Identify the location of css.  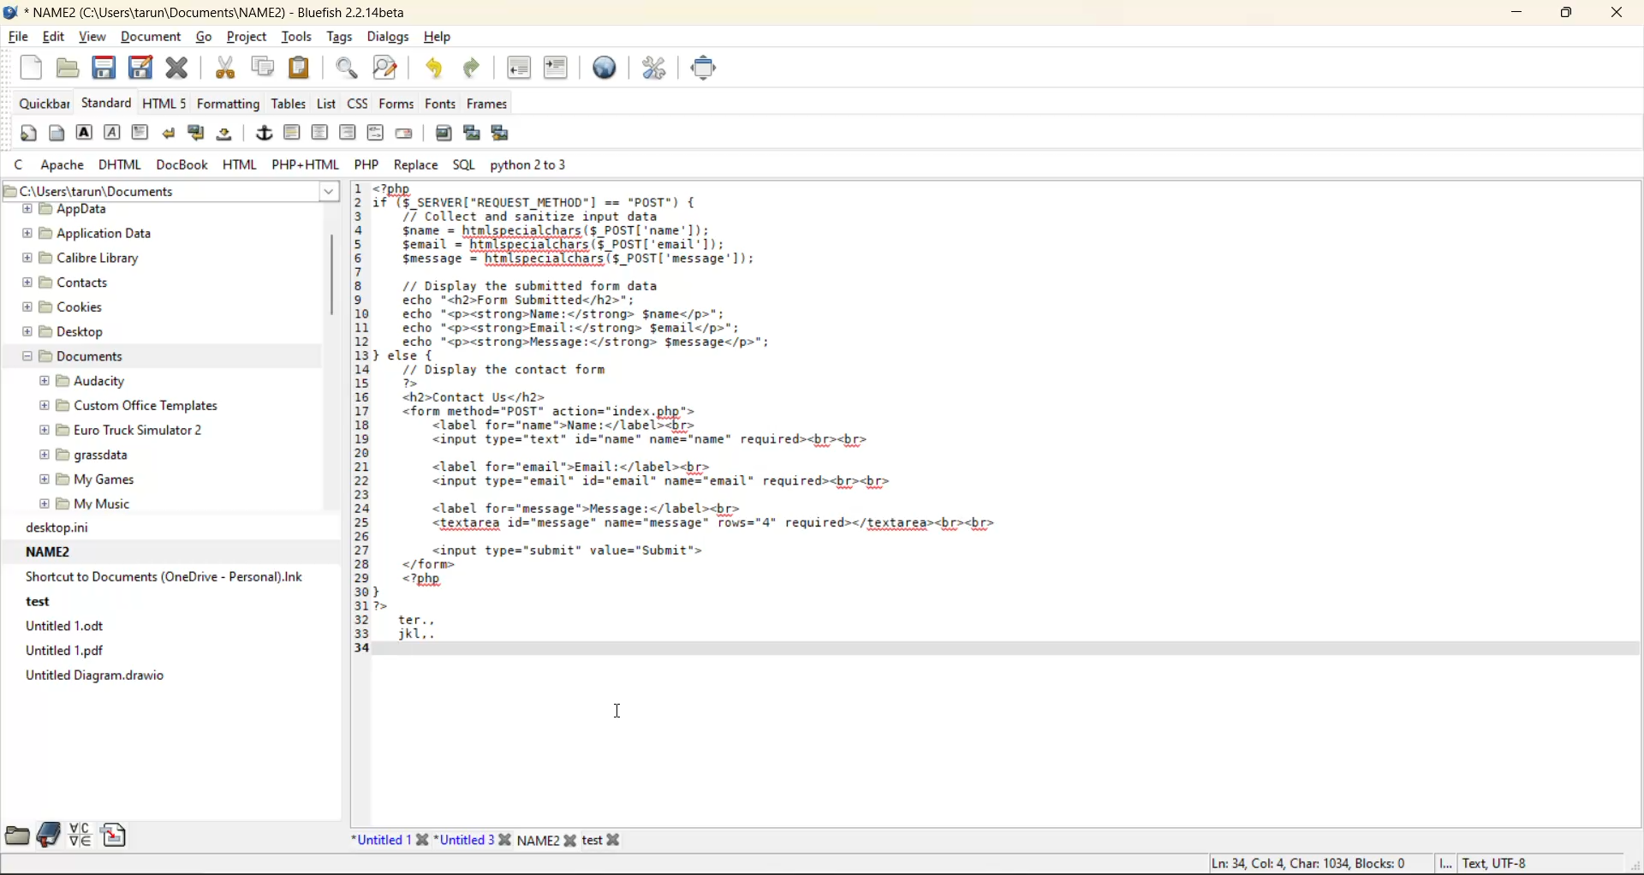
(359, 105).